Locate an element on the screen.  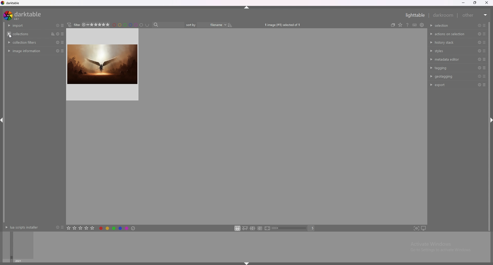
reset is located at coordinates (479, 25).